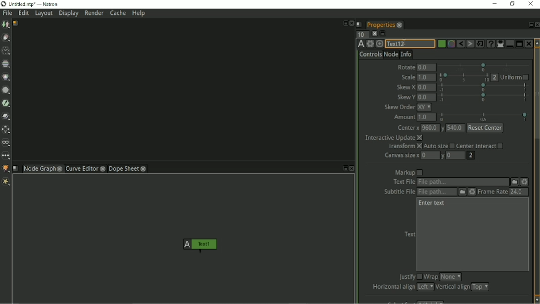 This screenshot has height=304, width=540. I want to click on selection bar, so click(484, 117).